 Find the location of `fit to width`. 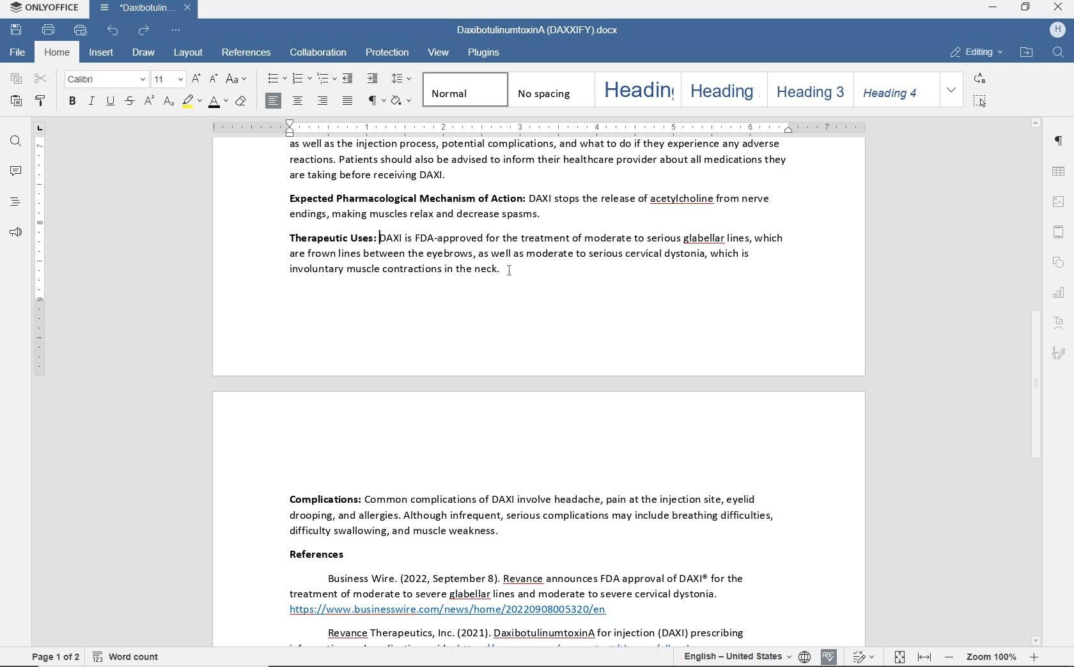

fit to width is located at coordinates (923, 658).